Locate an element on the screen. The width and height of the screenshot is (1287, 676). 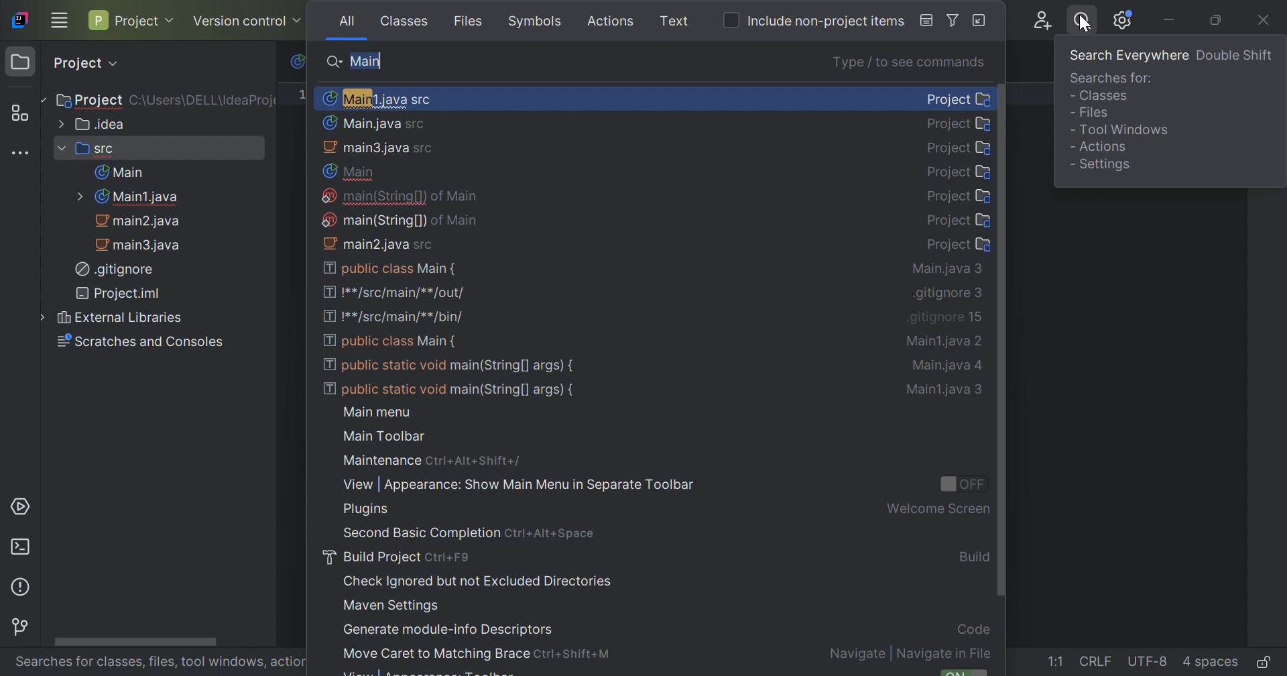
Project.iml is located at coordinates (121, 292).